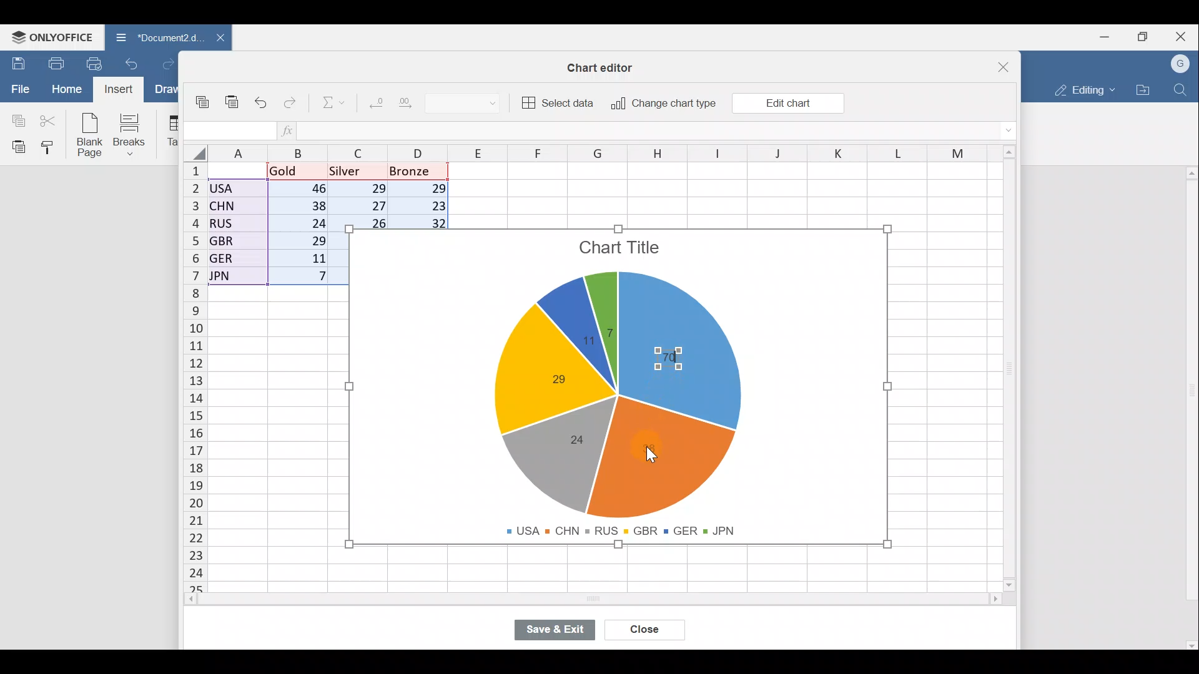  Describe the element at coordinates (228, 131) in the screenshot. I see `Cell name` at that location.